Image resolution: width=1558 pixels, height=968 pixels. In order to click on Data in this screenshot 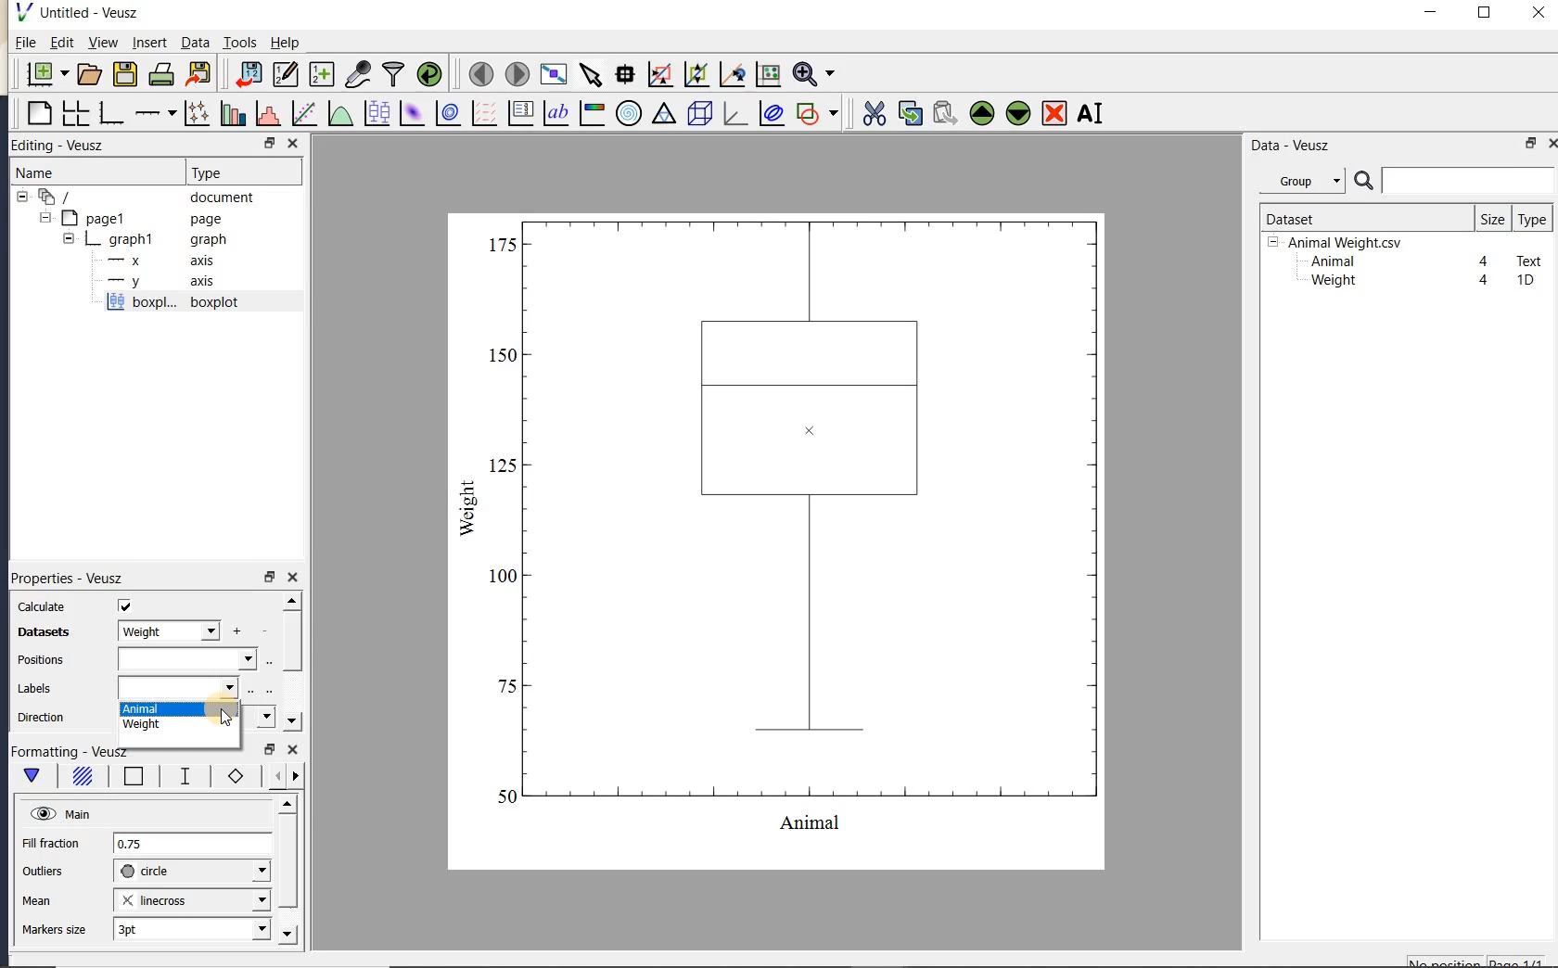, I will do `click(195, 42)`.